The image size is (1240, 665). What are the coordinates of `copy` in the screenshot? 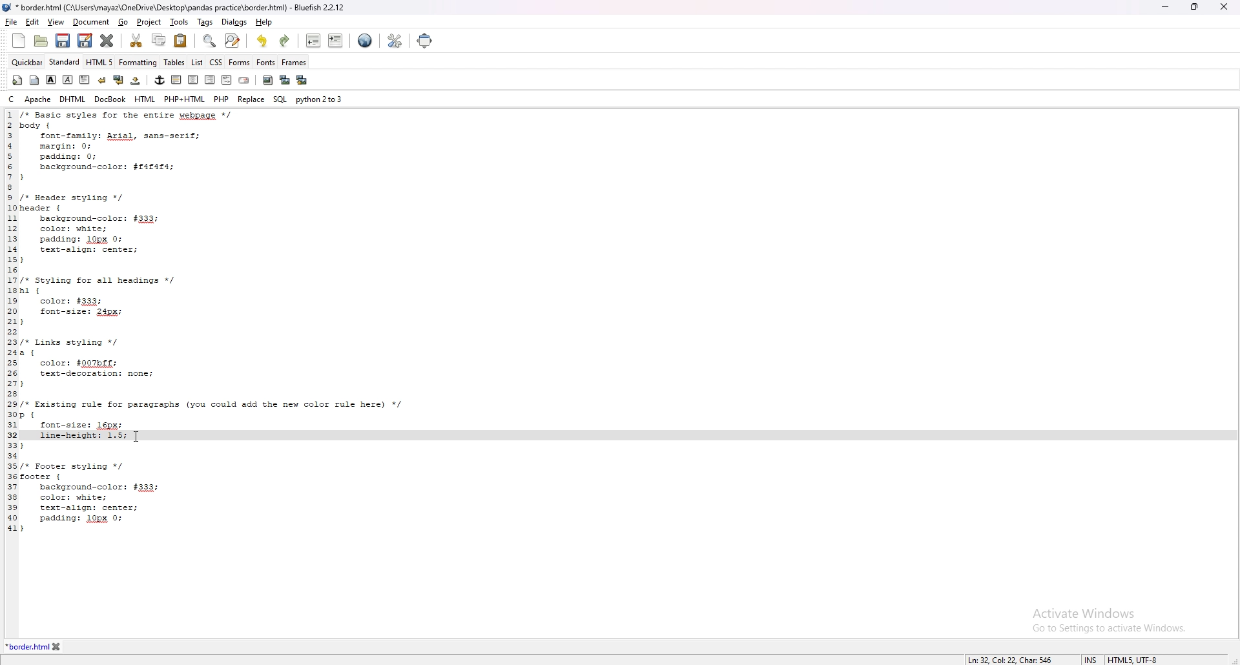 It's located at (158, 40).